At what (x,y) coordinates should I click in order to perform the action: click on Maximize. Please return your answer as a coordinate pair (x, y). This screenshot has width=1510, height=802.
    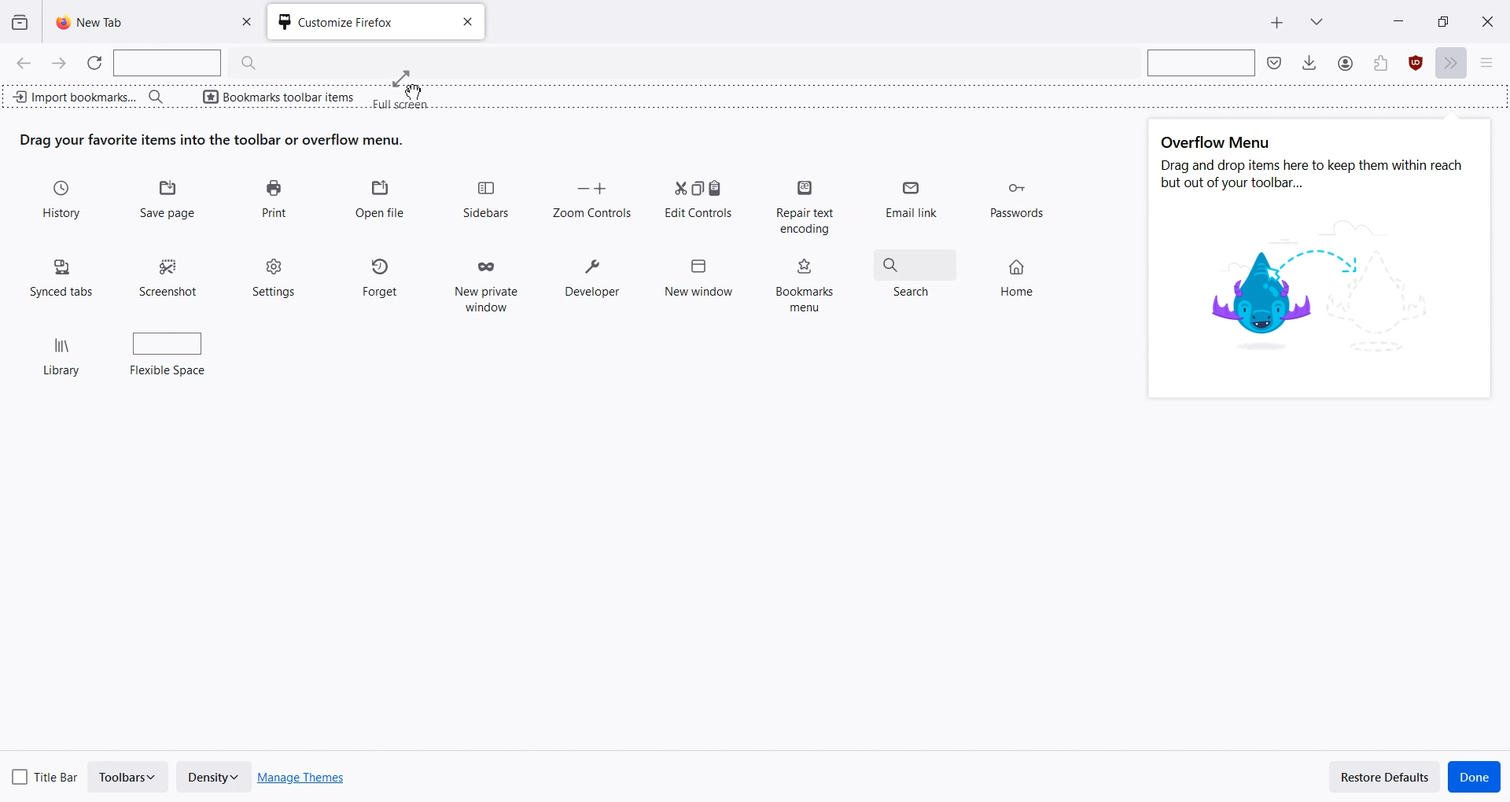
    Looking at the image, I should click on (1442, 20).